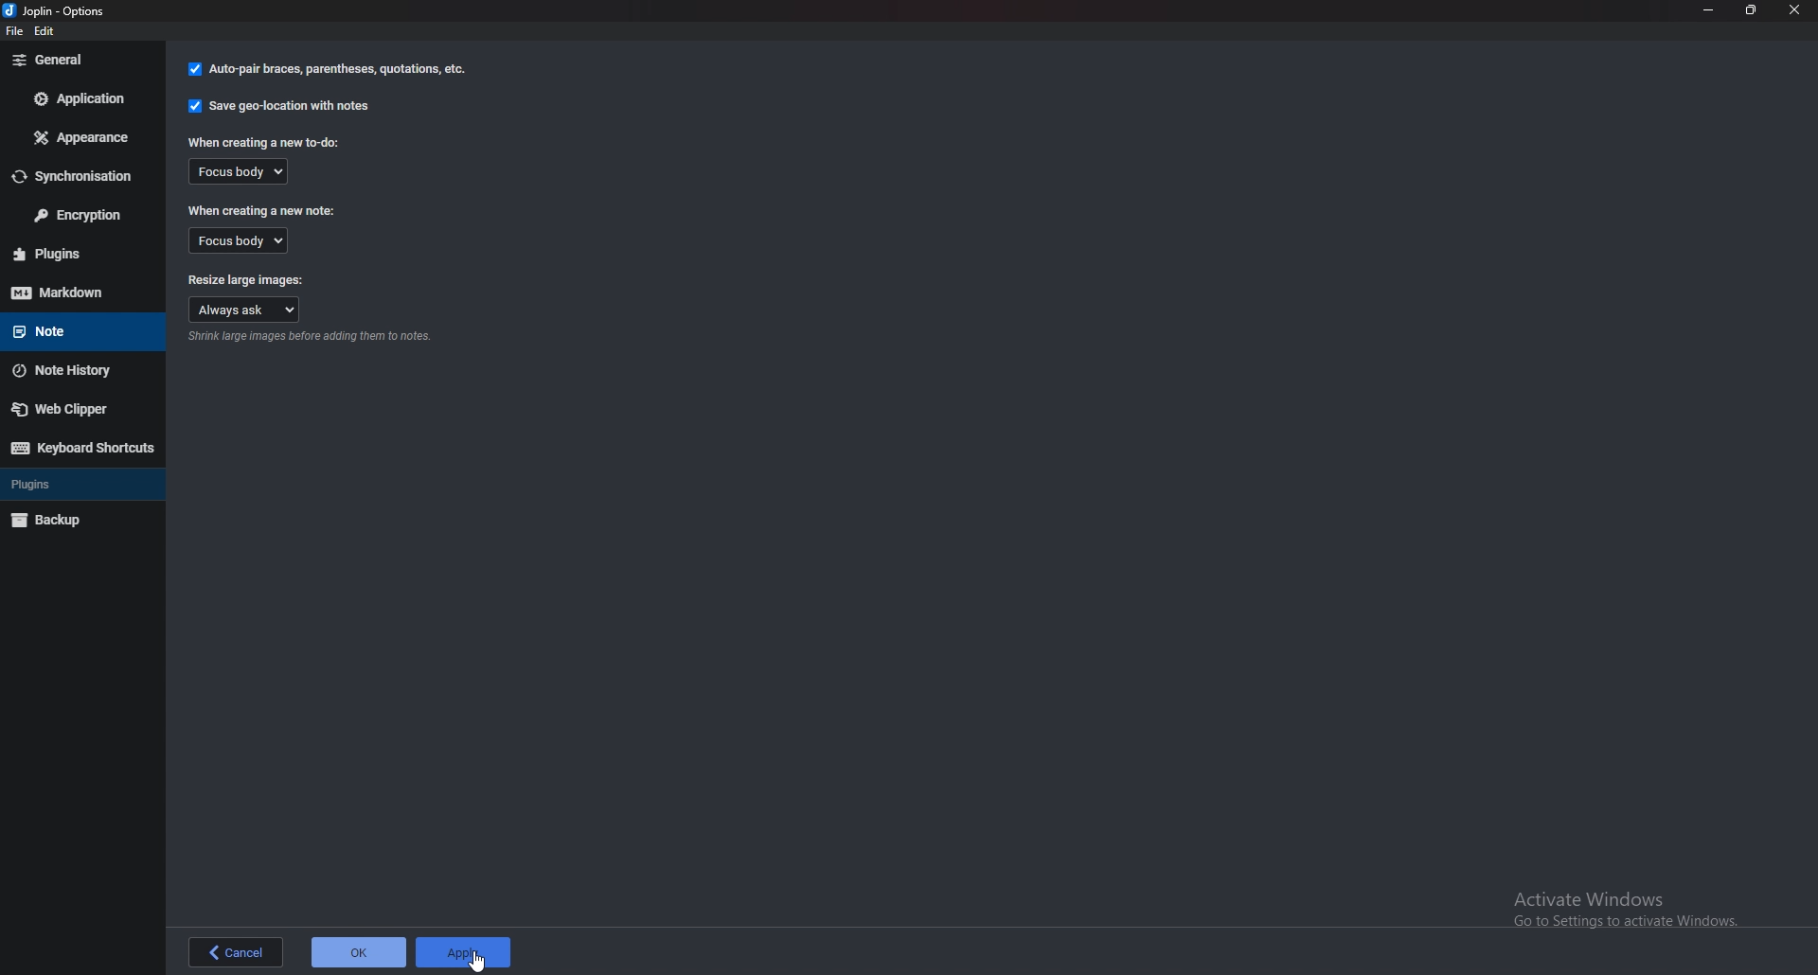 The image size is (1818, 975). I want to click on Resize, so click(1751, 9).